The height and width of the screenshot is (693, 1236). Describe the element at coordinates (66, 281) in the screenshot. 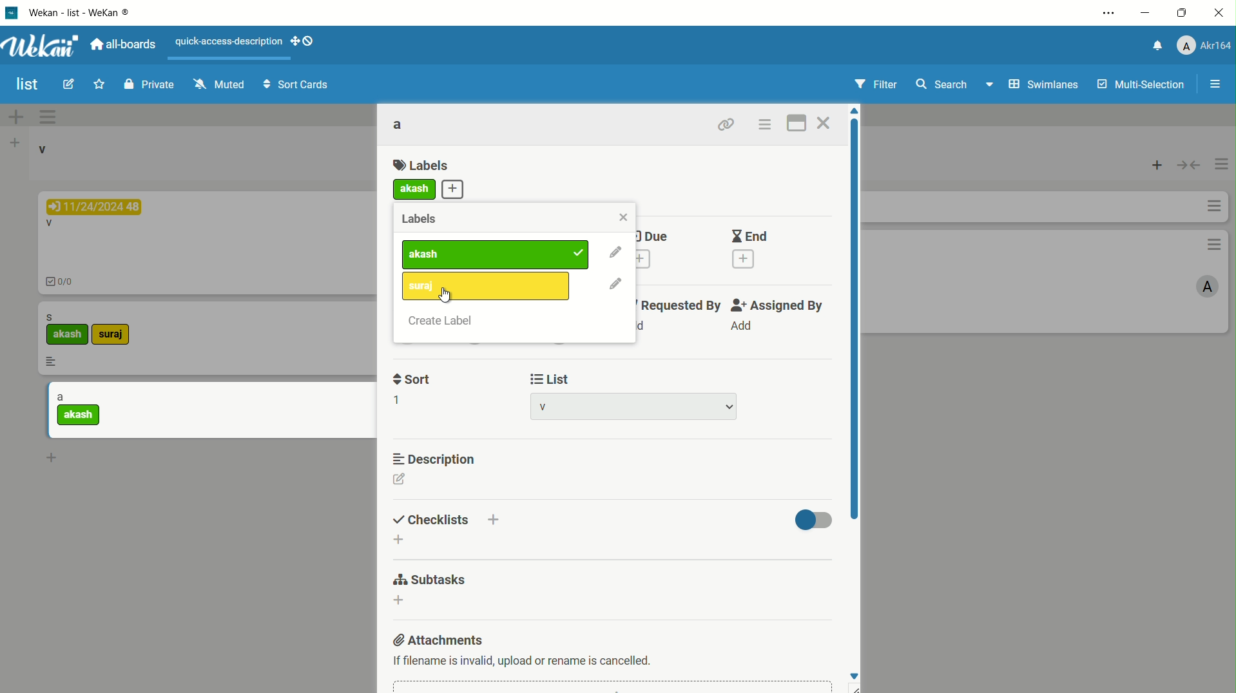

I see `0/0` at that location.